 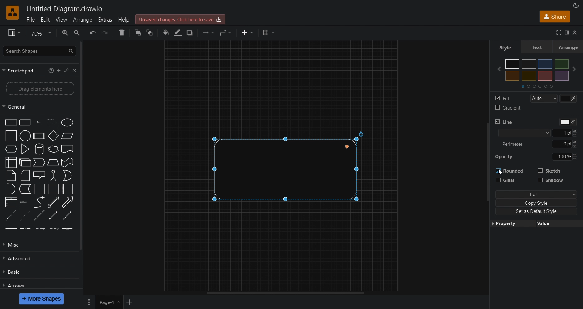 What do you see at coordinates (542, 98) in the screenshot?
I see `Auto` at bounding box center [542, 98].